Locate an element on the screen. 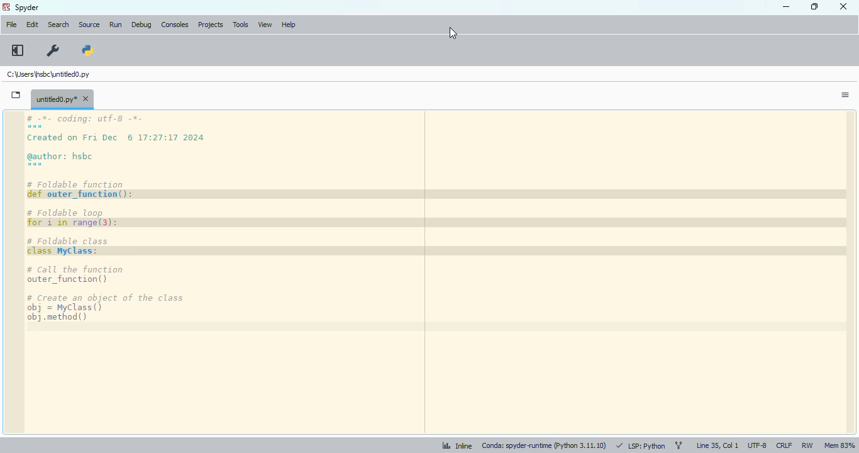 The image size is (859, 453). line 35, col 1 is located at coordinates (717, 445).